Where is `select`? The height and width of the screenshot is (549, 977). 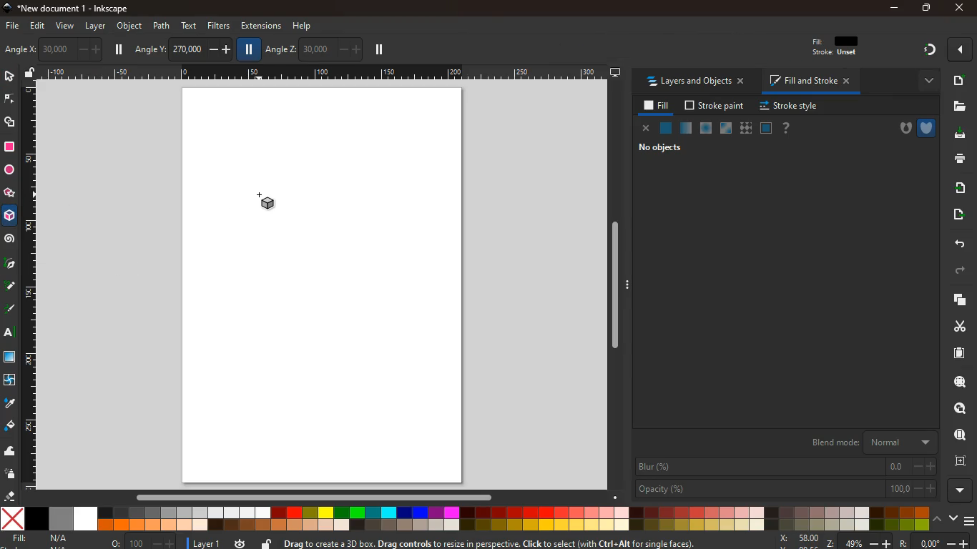
select is located at coordinates (9, 77).